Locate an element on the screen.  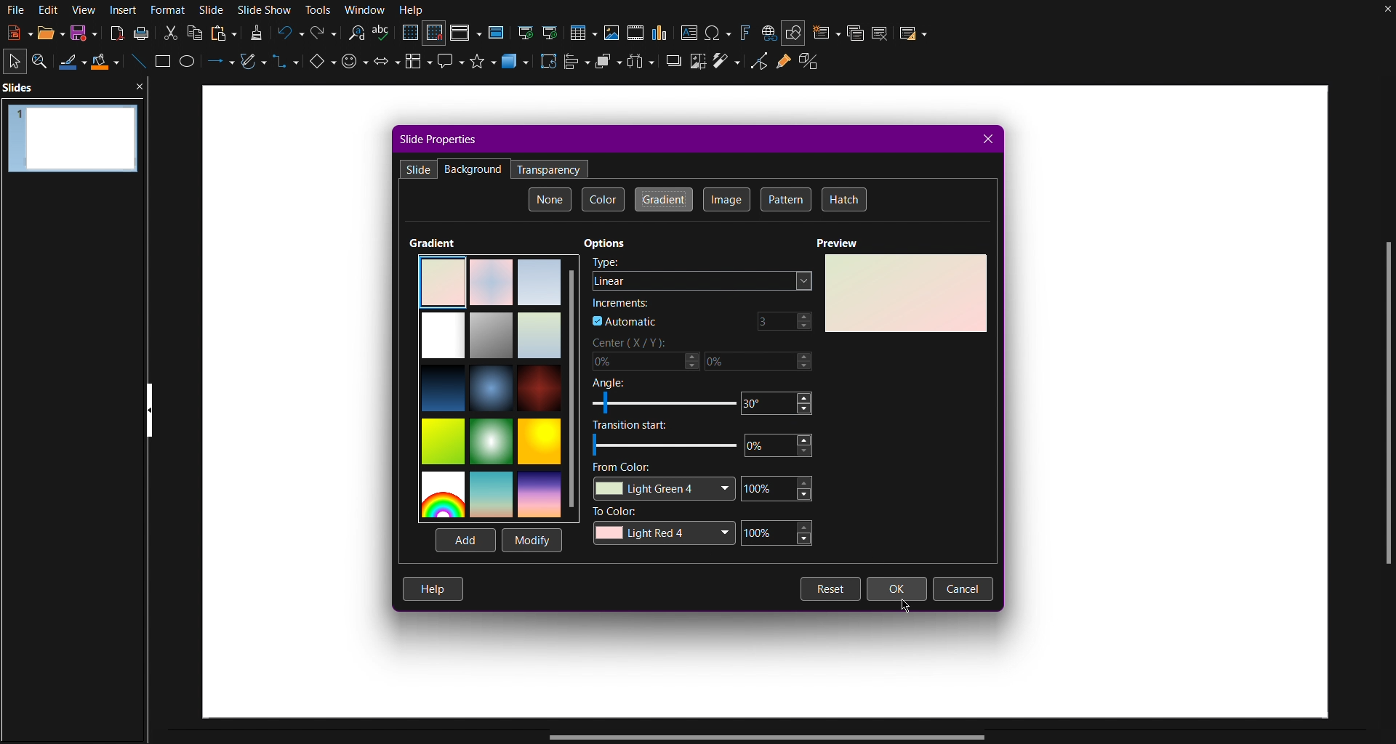
File is located at coordinates (15, 10).